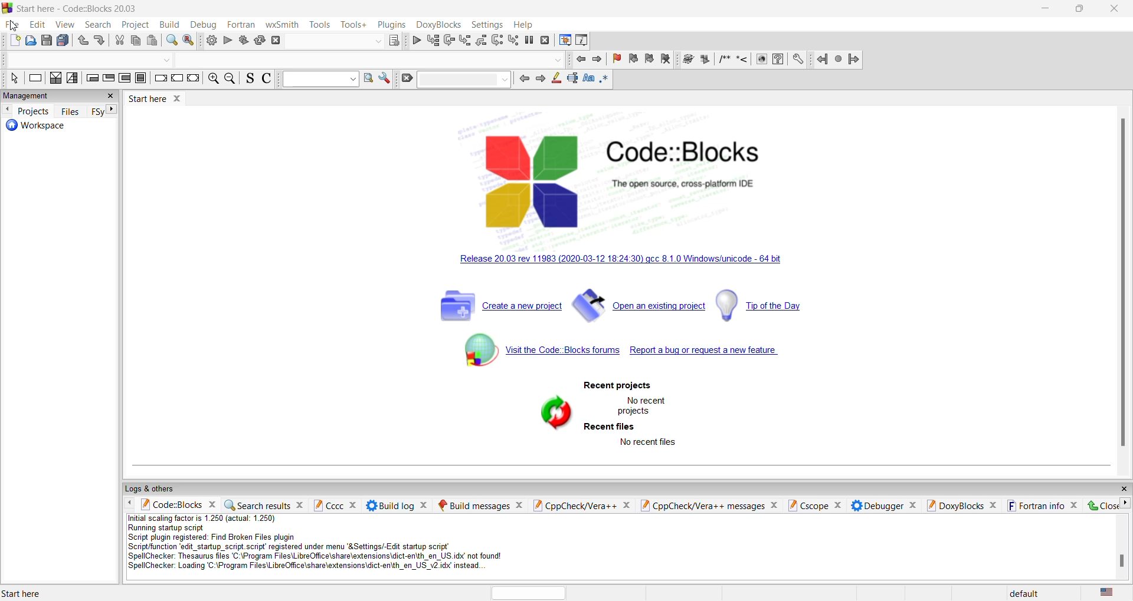 This screenshot has width=1133, height=601. I want to click on instruction, so click(35, 78).